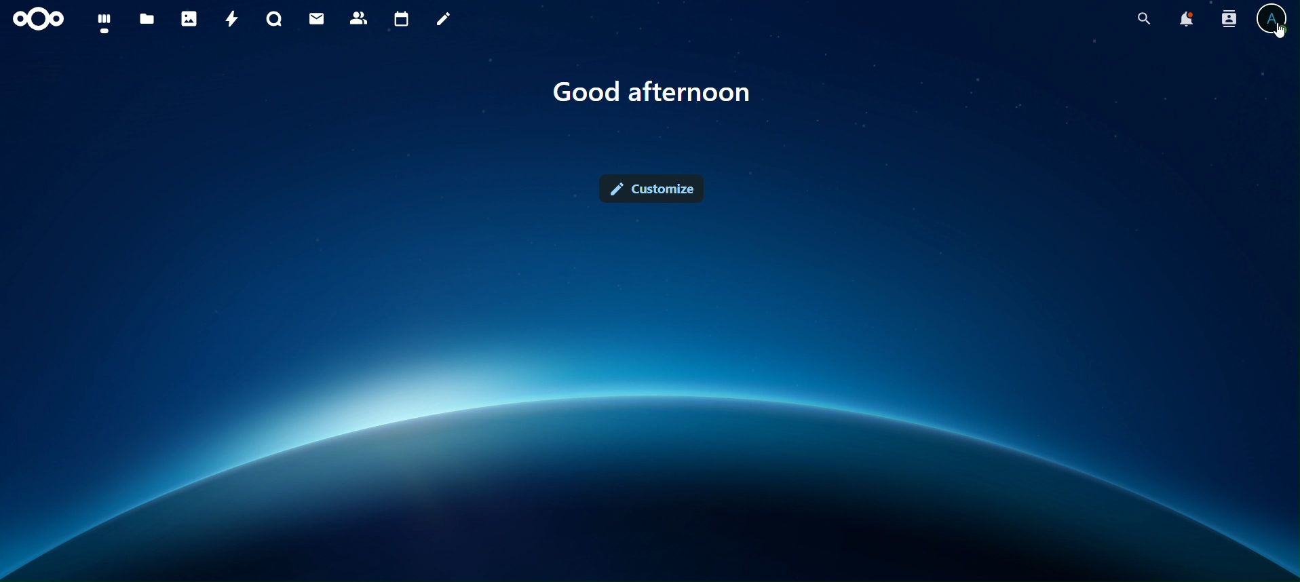 The height and width of the screenshot is (582, 1300). What do you see at coordinates (645, 187) in the screenshot?
I see `customize` at bounding box center [645, 187].